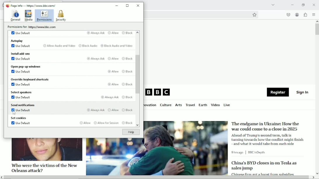 The width and height of the screenshot is (319, 179). I want to click on Who were the victims of the New Orleans attack?, so click(44, 168).